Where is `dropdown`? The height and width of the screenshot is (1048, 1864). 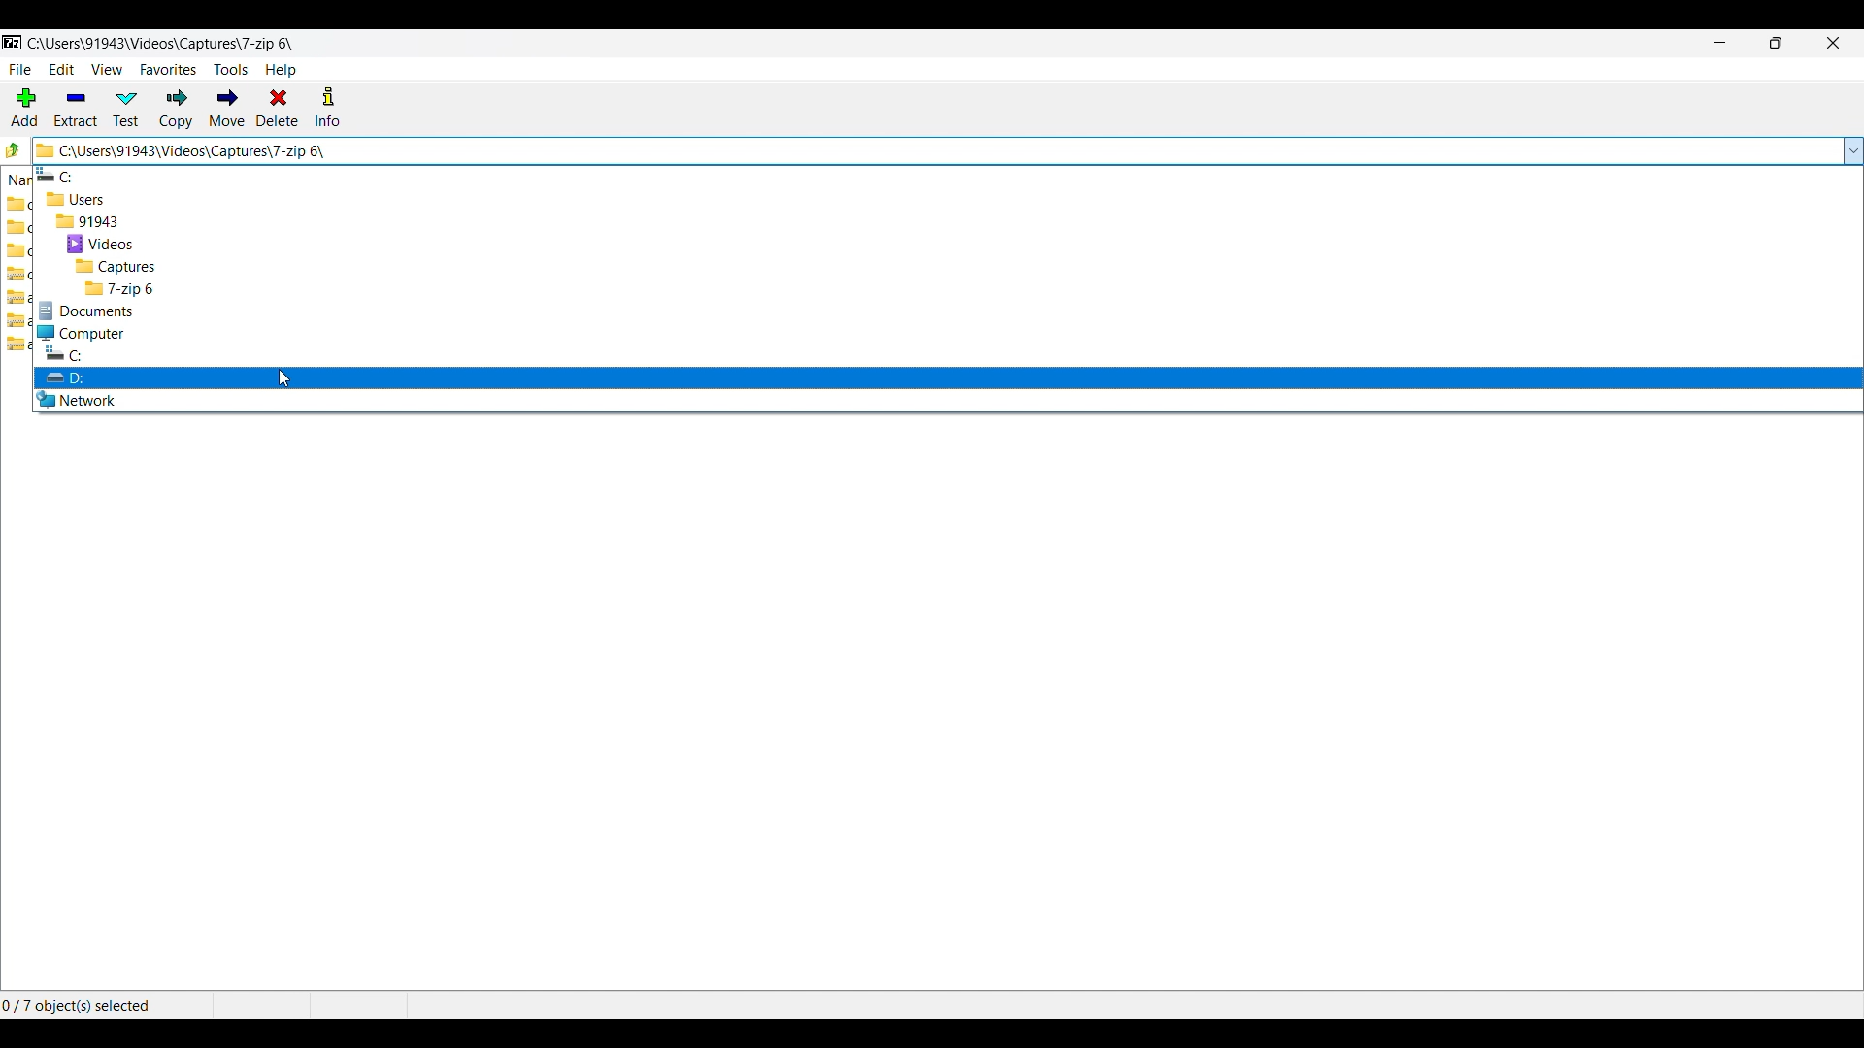 dropdown is located at coordinates (1852, 149).